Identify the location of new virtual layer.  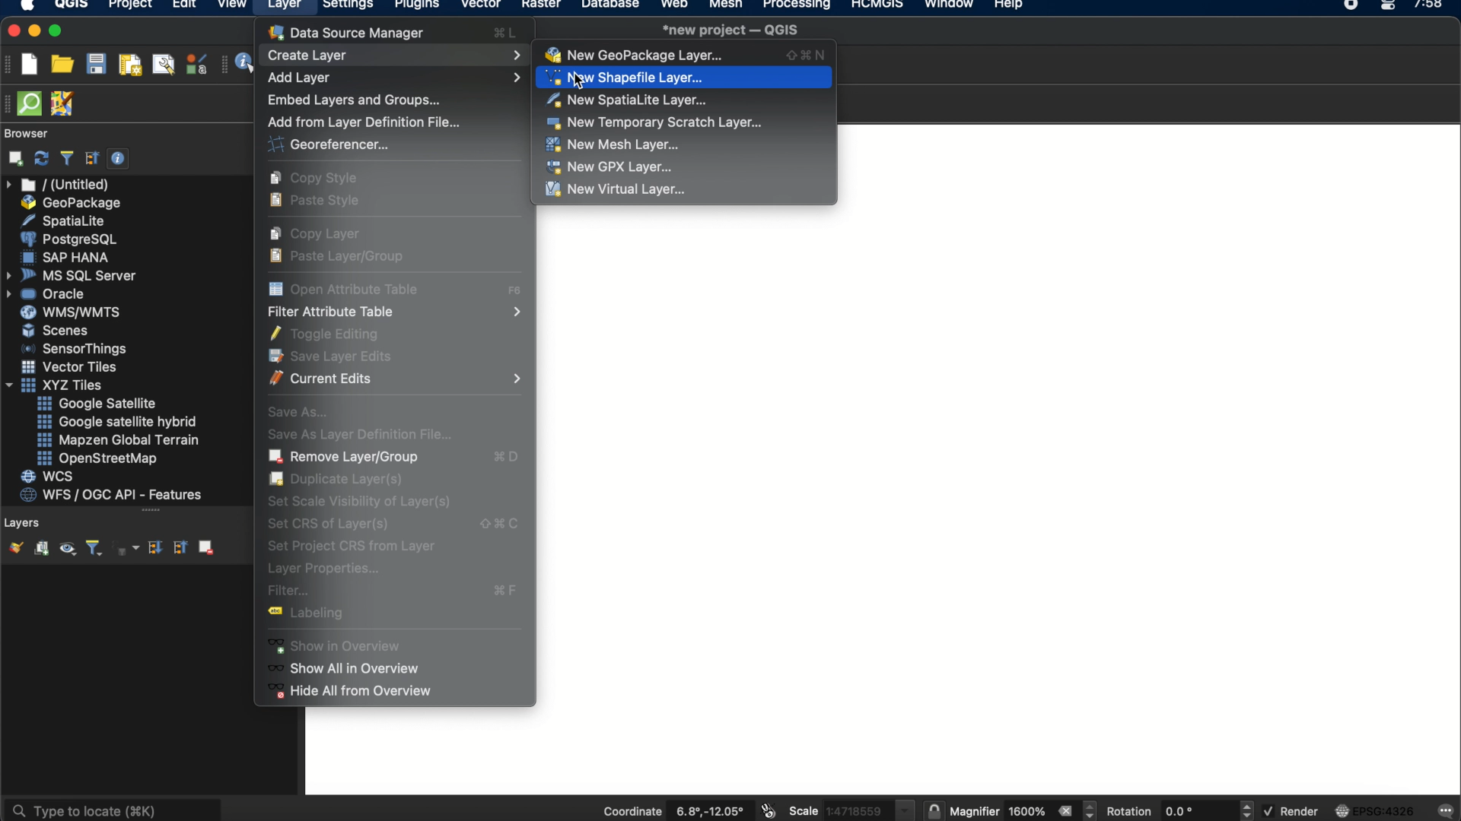
(613, 190).